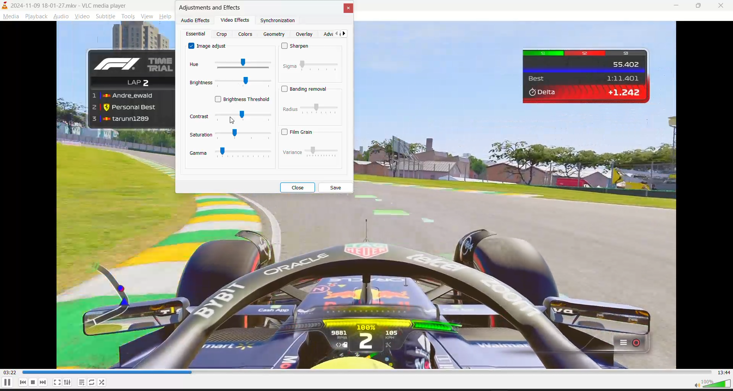 The width and height of the screenshot is (733, 391). Describe the element at coordinates (334, 34) in the screenshot. I see `previous` at that location.